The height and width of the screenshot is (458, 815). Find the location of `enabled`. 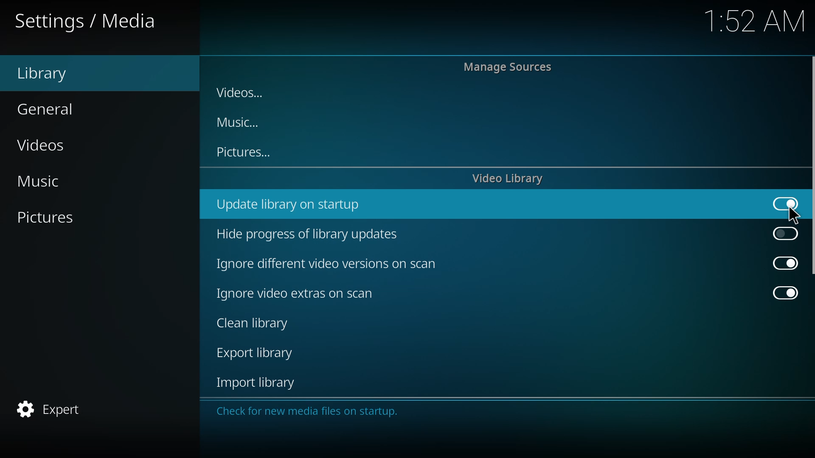

enabled is located at coordinates (781, 263).